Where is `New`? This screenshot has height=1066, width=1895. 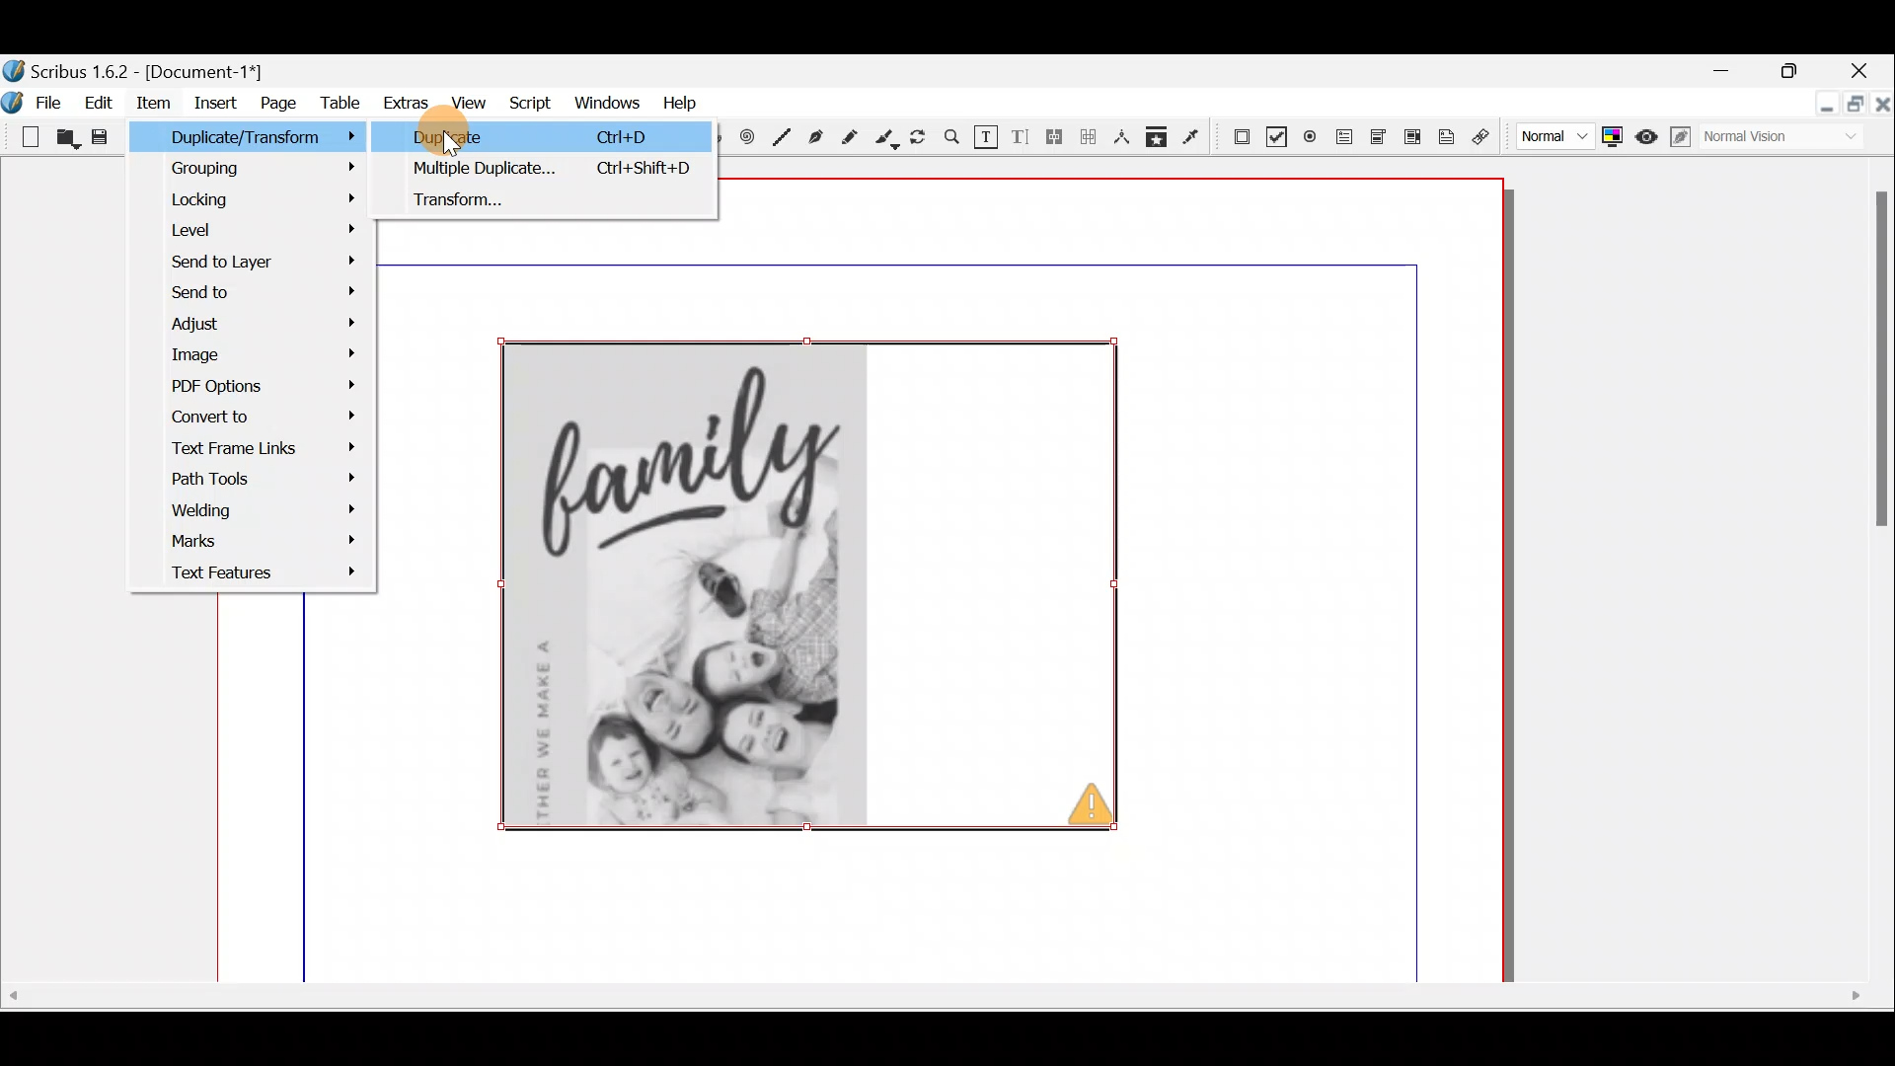 New is located at coordinates (23, 135).